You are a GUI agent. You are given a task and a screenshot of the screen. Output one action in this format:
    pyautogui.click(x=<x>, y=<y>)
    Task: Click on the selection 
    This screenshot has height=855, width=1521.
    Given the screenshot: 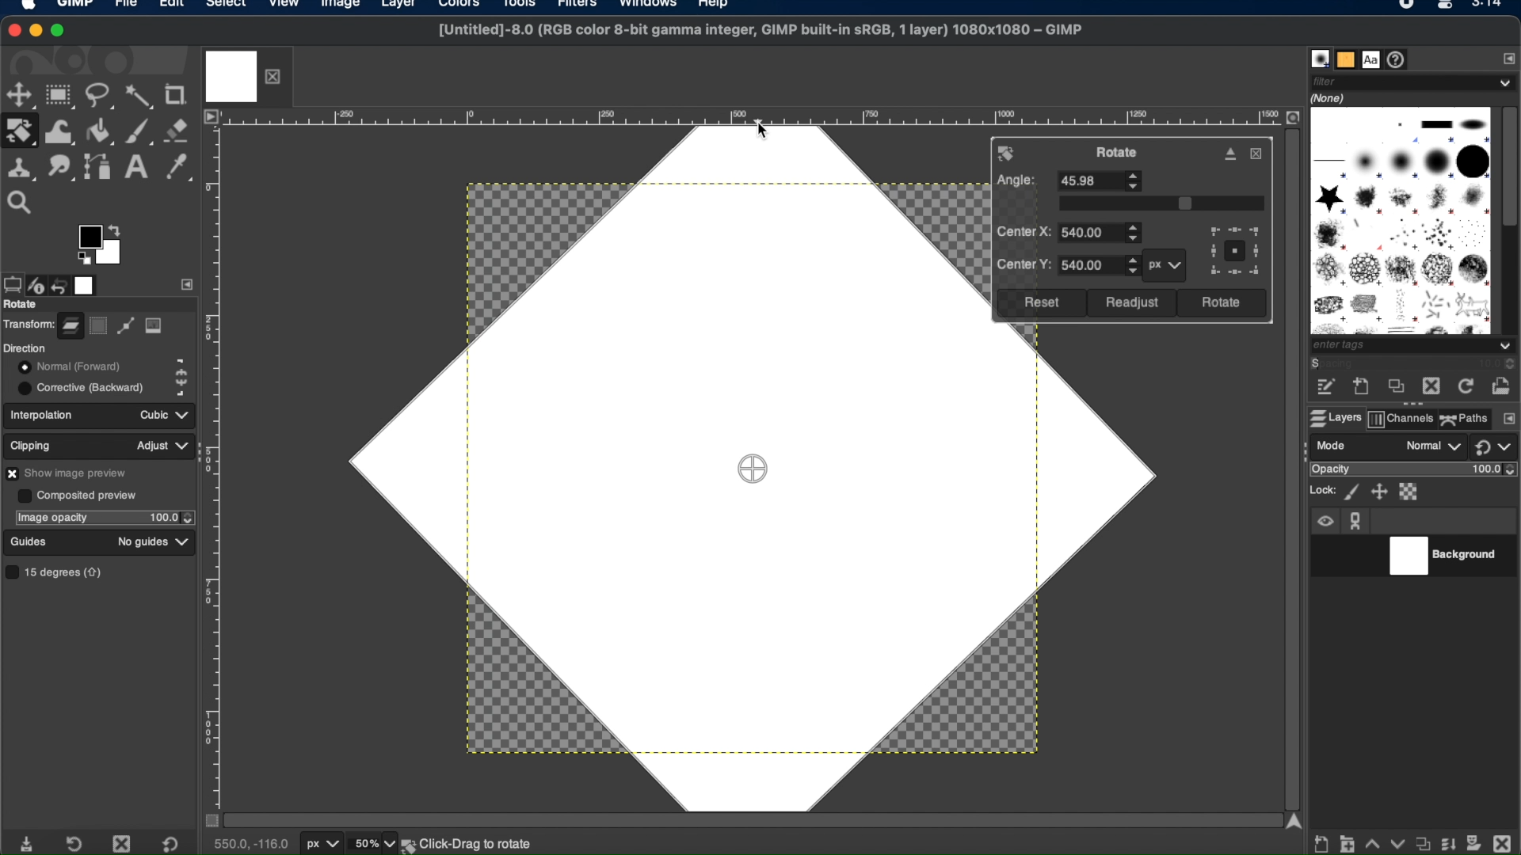 What is the action you would take?
    pyautogui.click(x=99, y=326)
    